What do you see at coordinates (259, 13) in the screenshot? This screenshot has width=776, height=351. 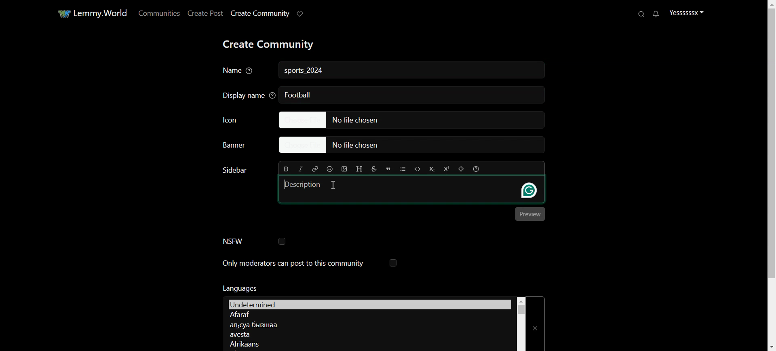 I see `Create Community` at bounding box center [259, 13].